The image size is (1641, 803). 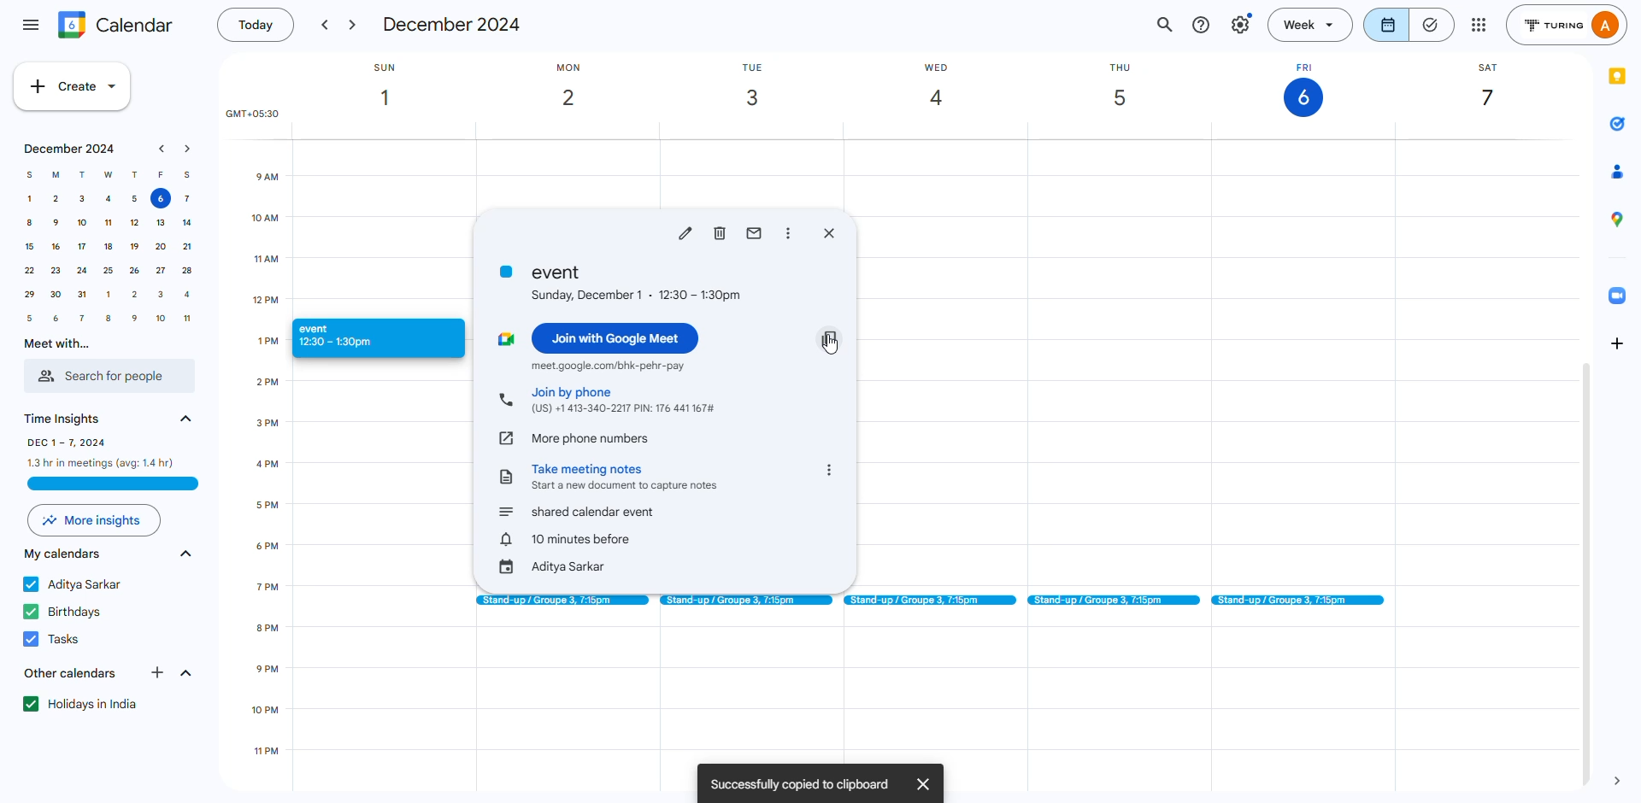 What do you see at coordinates (83, 296) in the screenshot?
I see `21` at bounding box center [83, 296].